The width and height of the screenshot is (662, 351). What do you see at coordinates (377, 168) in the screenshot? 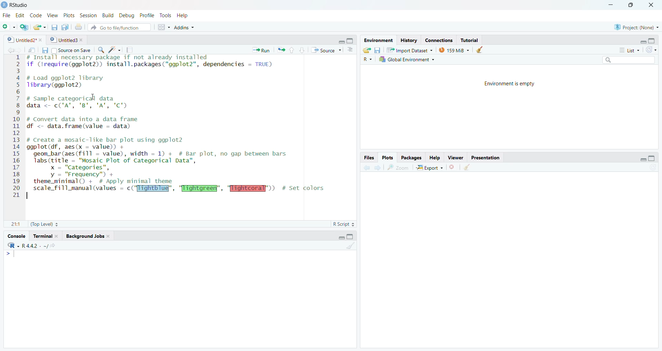
I see `Next` at bounding box center [377, 168].